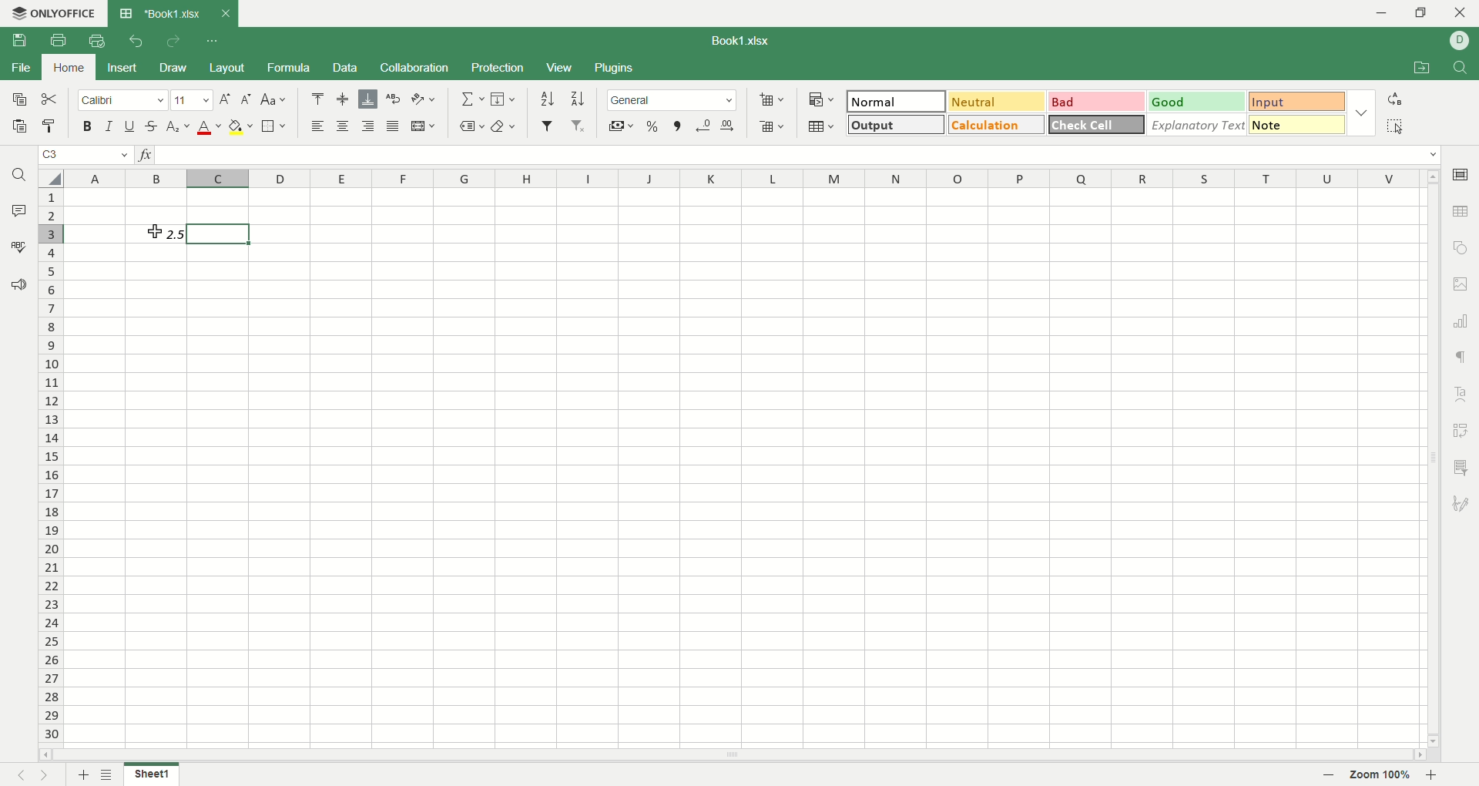 The image size is (1479, 786). I want to click on table, so click(1462, 210).